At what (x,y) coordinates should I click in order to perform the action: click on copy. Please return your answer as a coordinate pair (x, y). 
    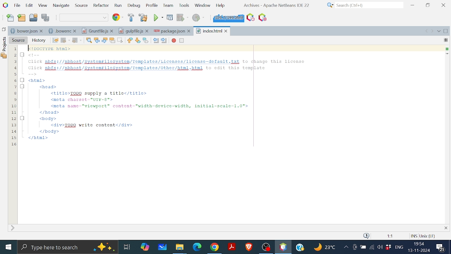
    Looking at the image, I should click on (5, 29).